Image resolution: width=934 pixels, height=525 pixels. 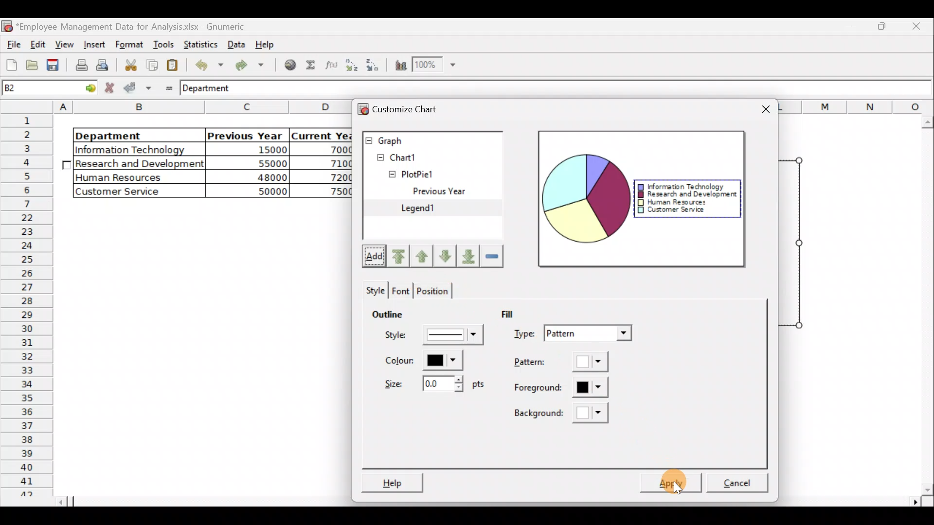 I want to click on Accept change, so click(x=138, y=88).